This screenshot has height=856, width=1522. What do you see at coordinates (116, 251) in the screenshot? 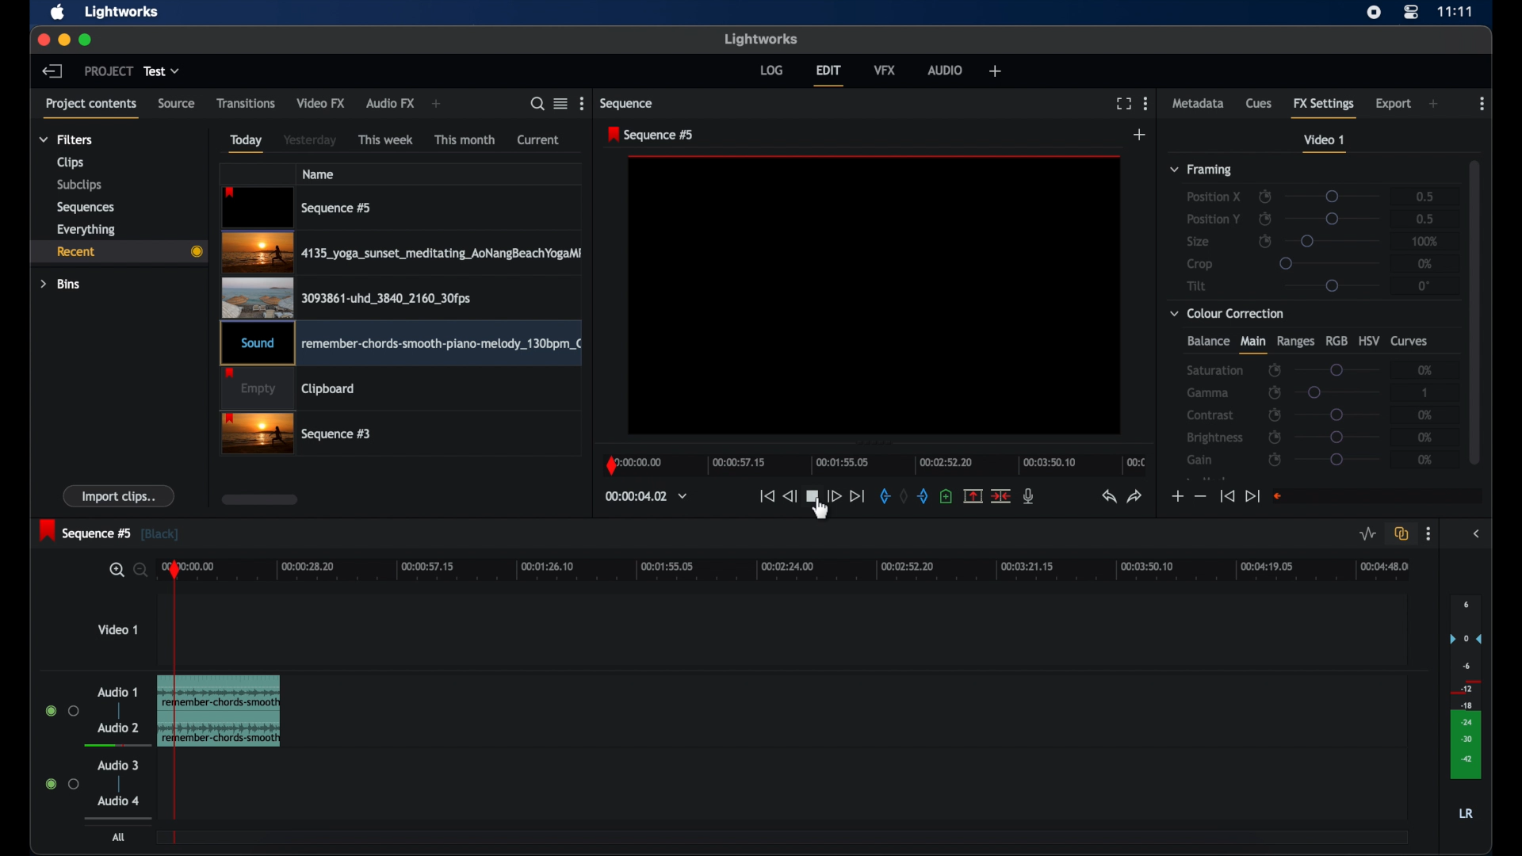
I see `recent` at bounding box center [116, 251].